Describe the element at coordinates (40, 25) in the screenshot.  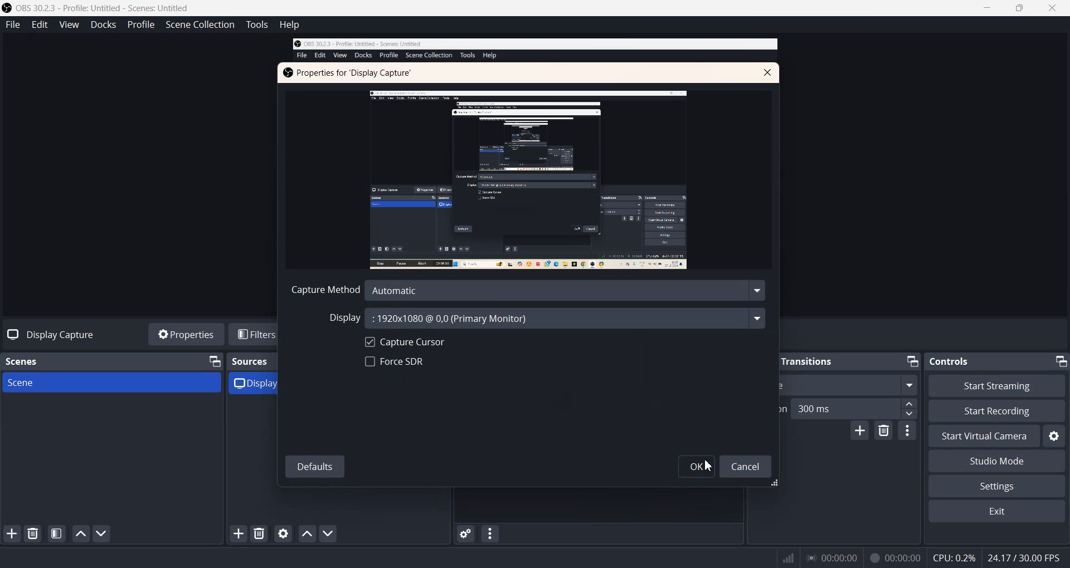
I see `Edit` at that location.